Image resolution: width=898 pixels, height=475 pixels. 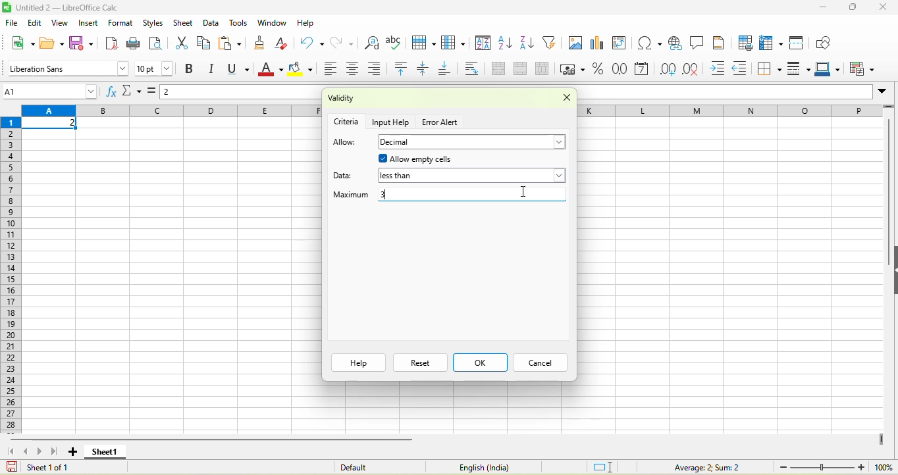 I want to click on file, so click(x=11, y=22).